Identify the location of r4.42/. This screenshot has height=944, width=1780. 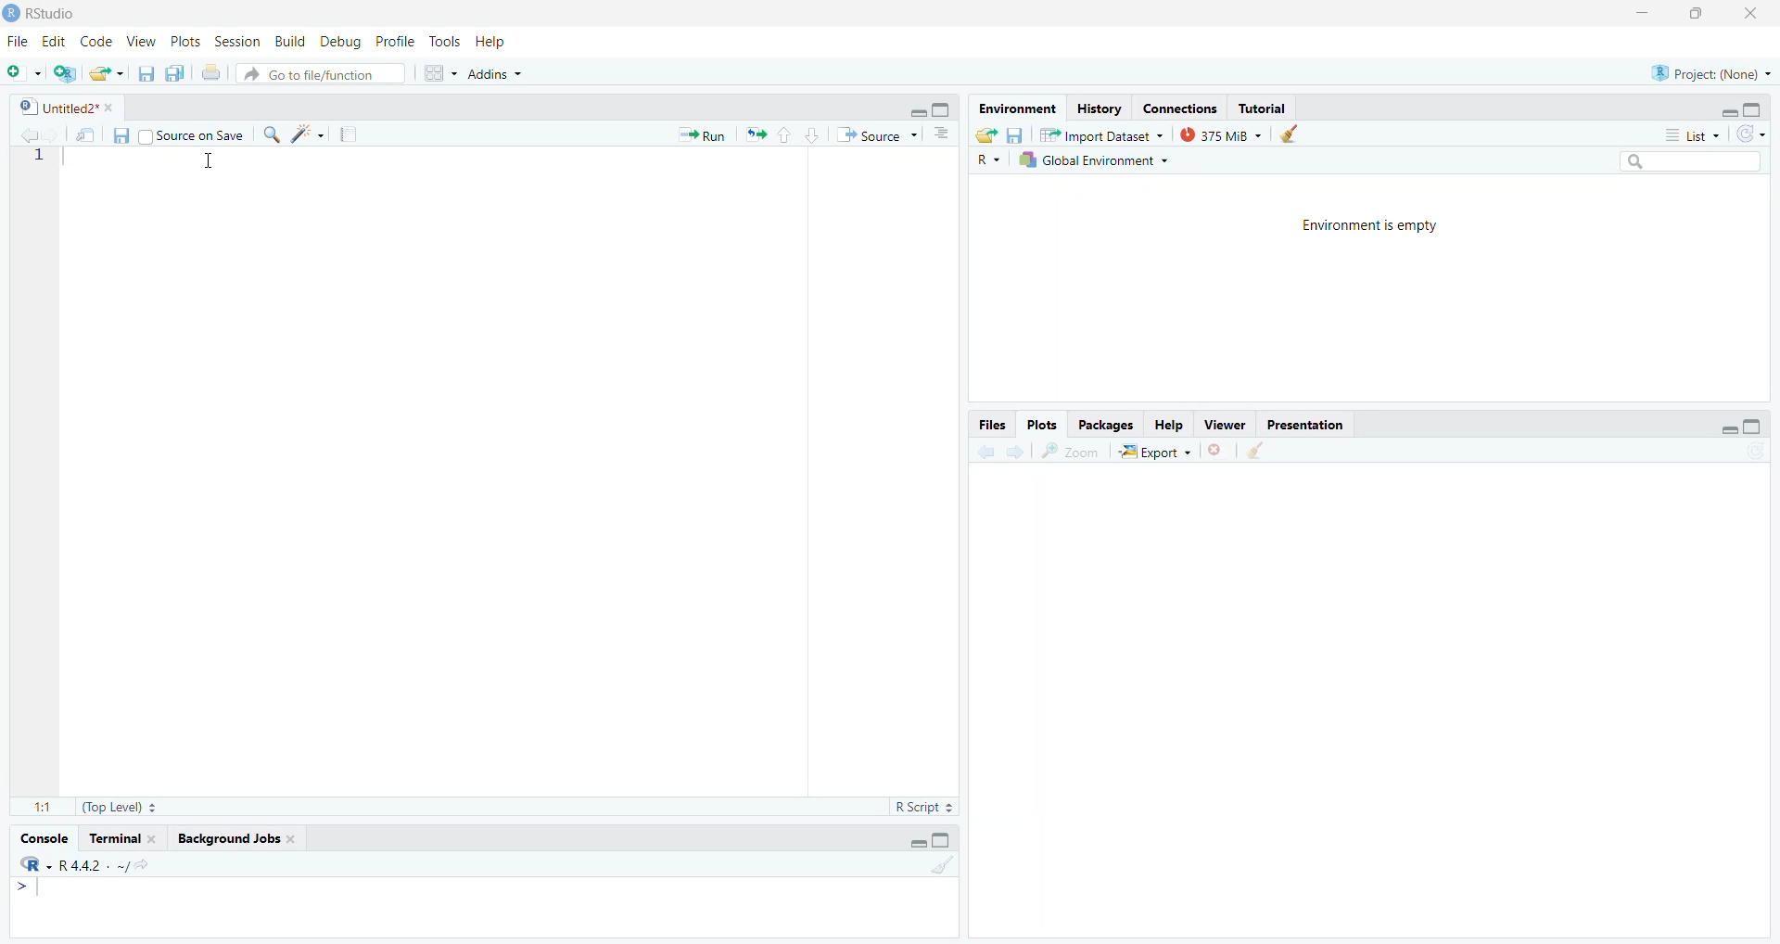
(114, 863).